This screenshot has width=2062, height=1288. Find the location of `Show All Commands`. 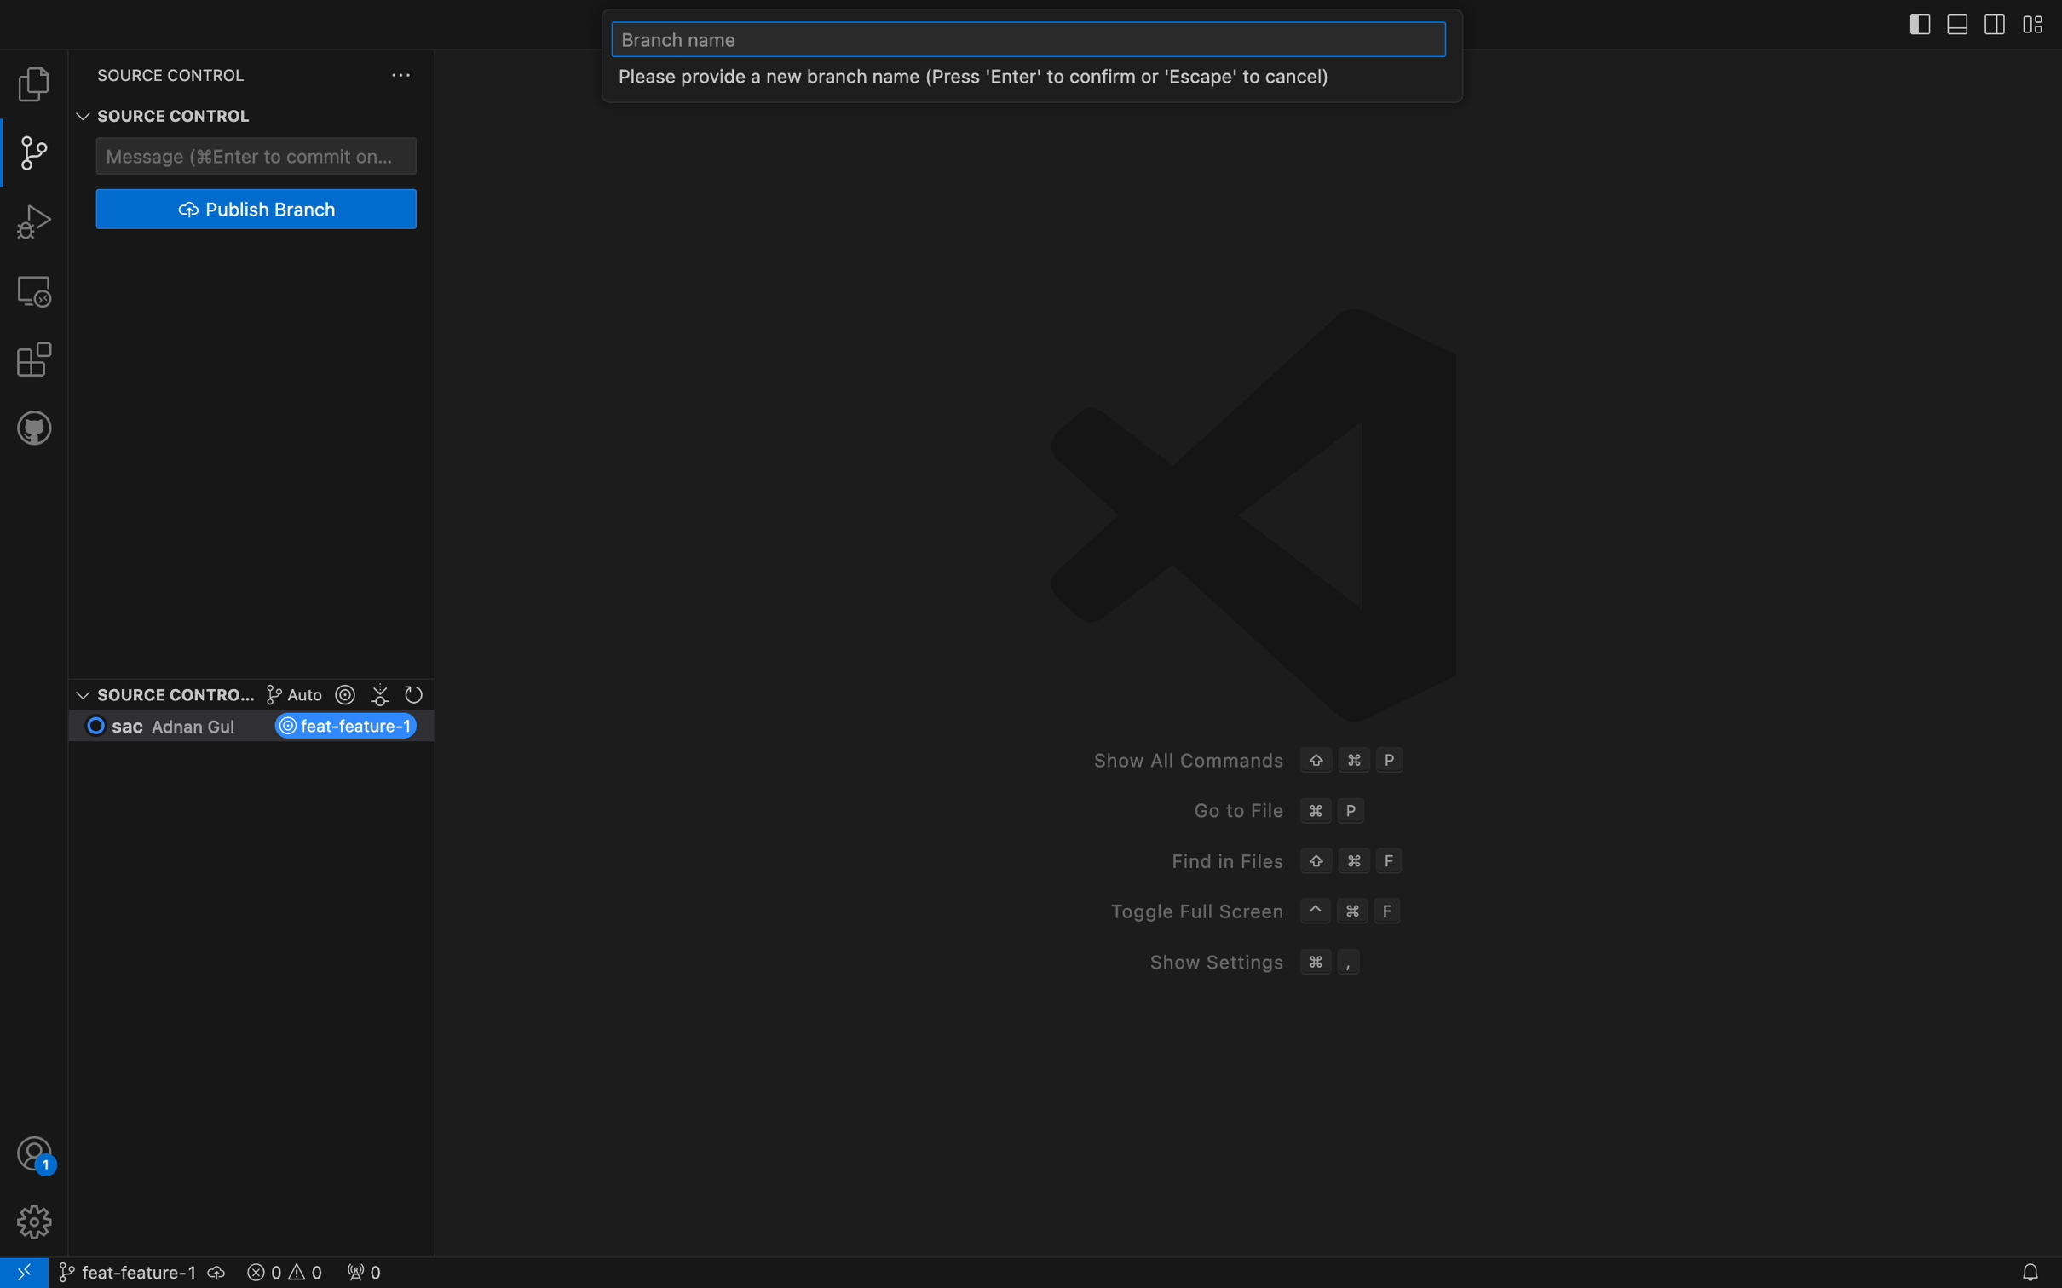

Show All Commands is located at coordinates (1181, 761).